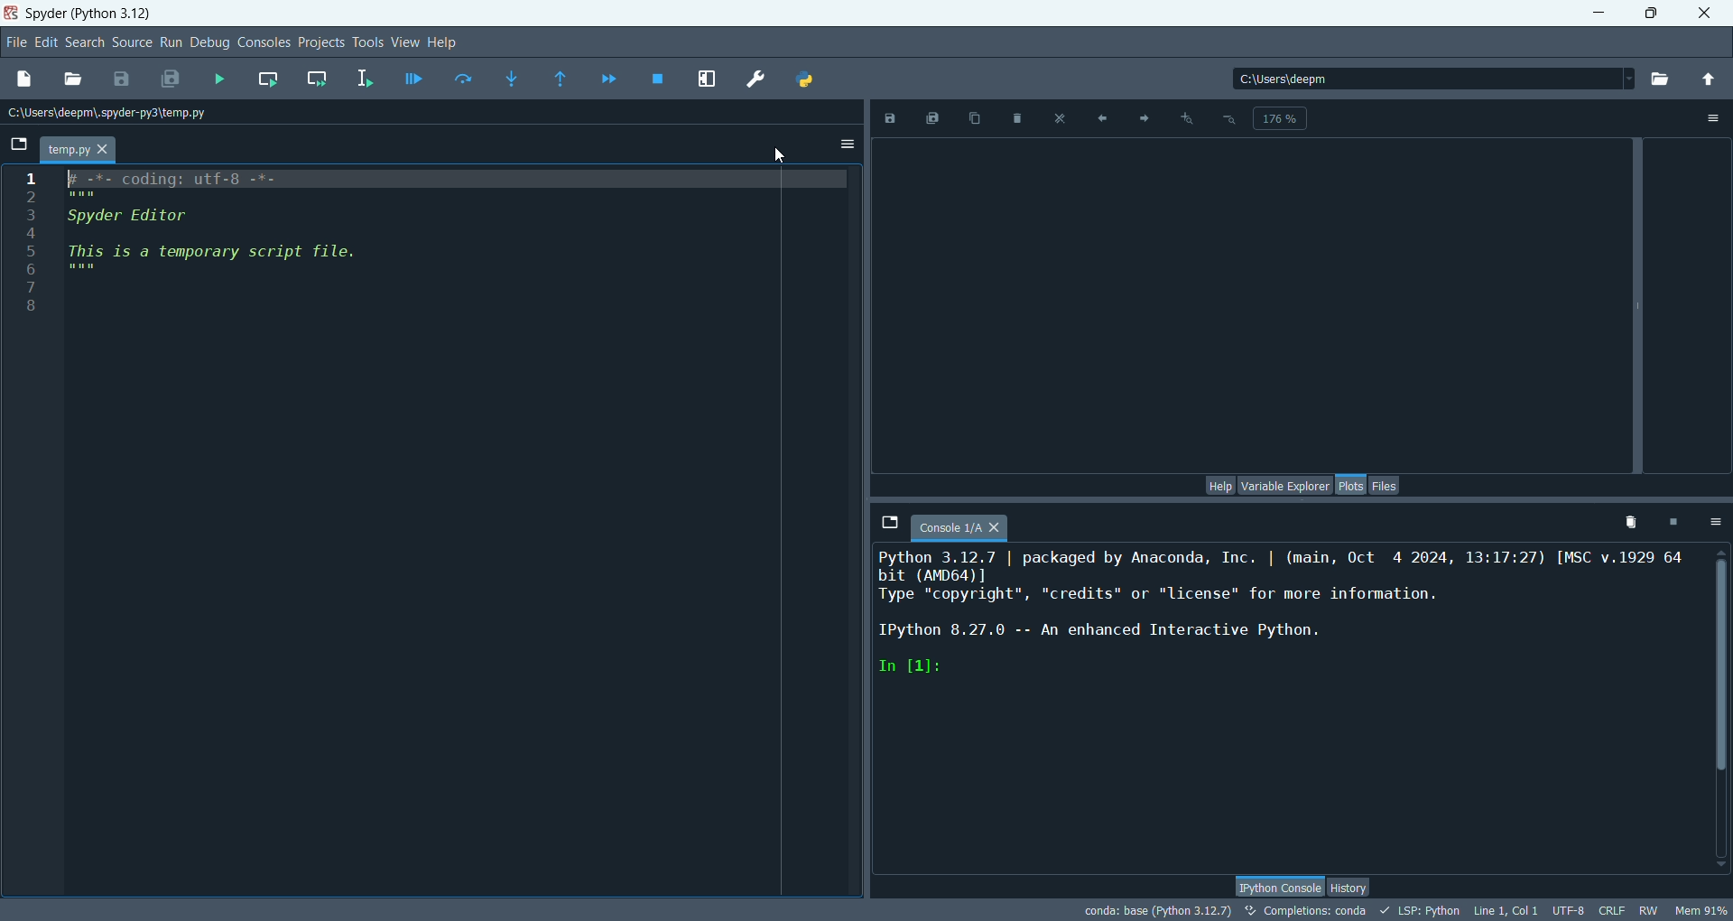 The height and width of the screenshot is (921, 1733). I want to click on options, so click(848, 145).